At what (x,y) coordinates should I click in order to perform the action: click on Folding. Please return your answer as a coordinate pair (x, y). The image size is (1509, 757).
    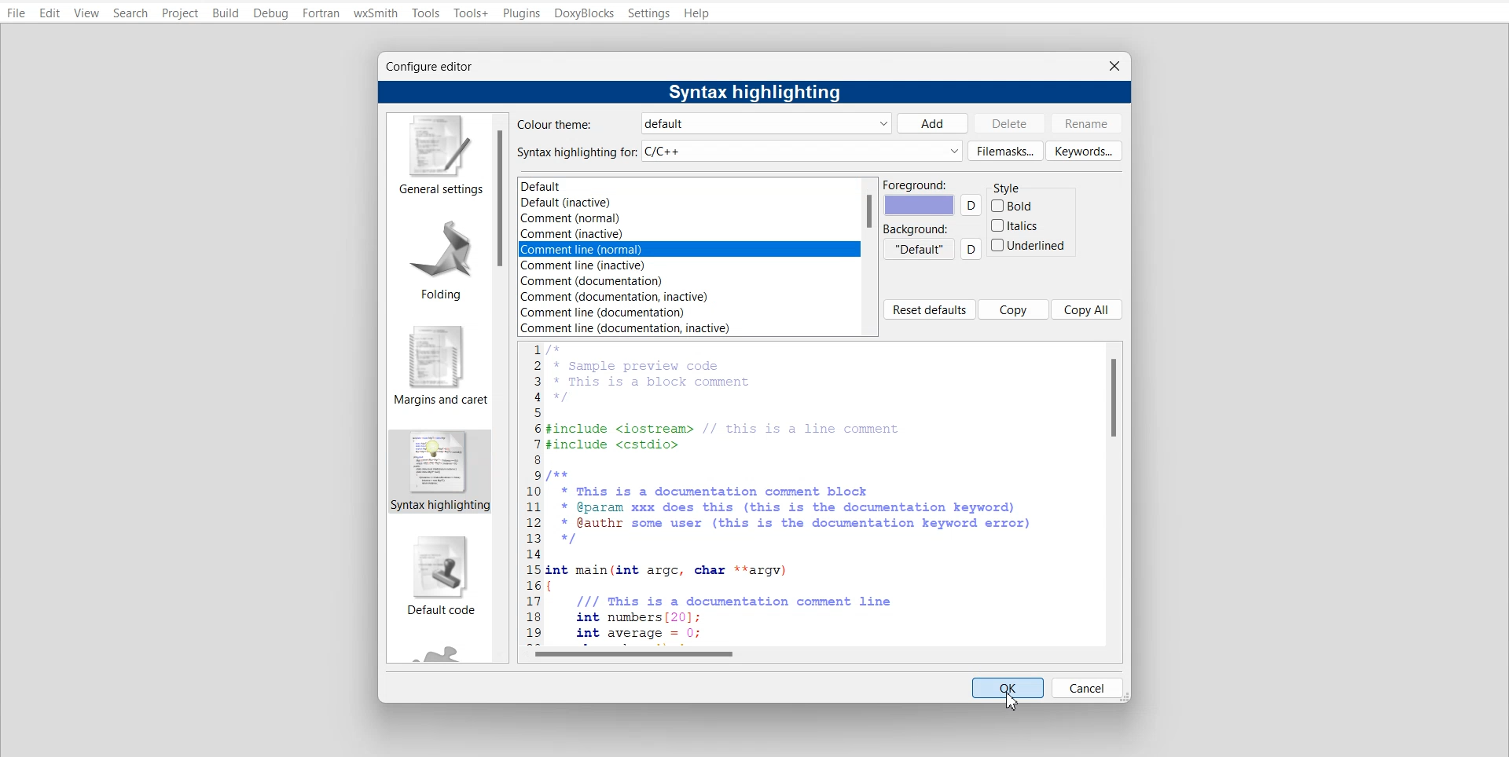
    Looking at the image, I should click on (438, 254).